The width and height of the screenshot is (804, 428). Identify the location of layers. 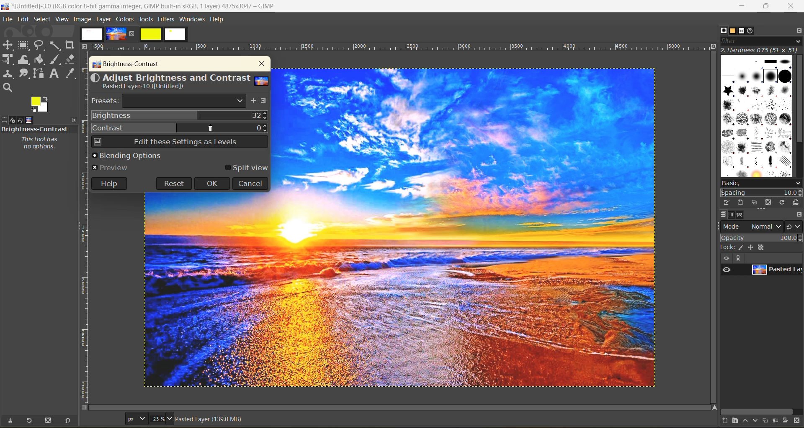
(723, 214).